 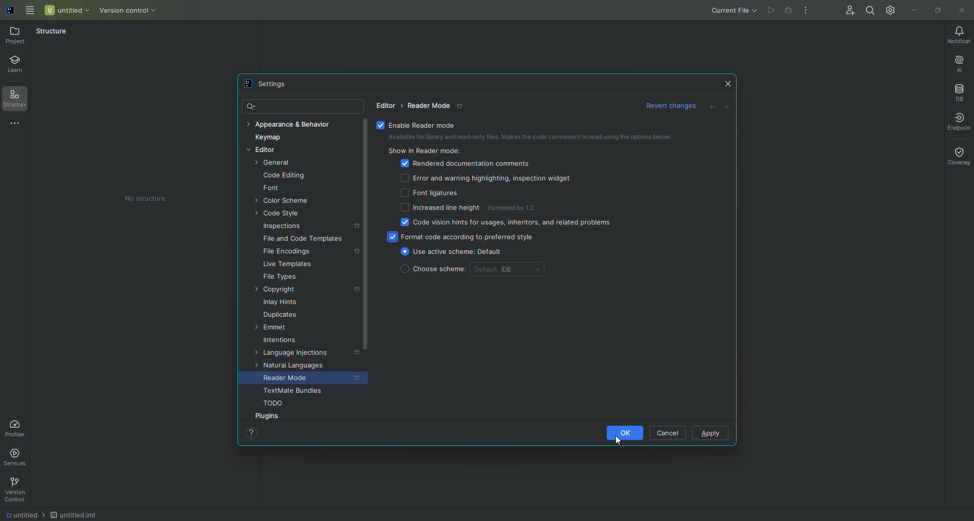 I want to click on General, so click(x=273, y=164).